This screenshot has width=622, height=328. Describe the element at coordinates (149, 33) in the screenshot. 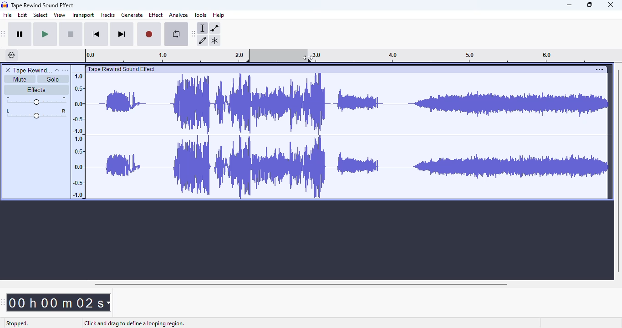

I see `record` at that location.